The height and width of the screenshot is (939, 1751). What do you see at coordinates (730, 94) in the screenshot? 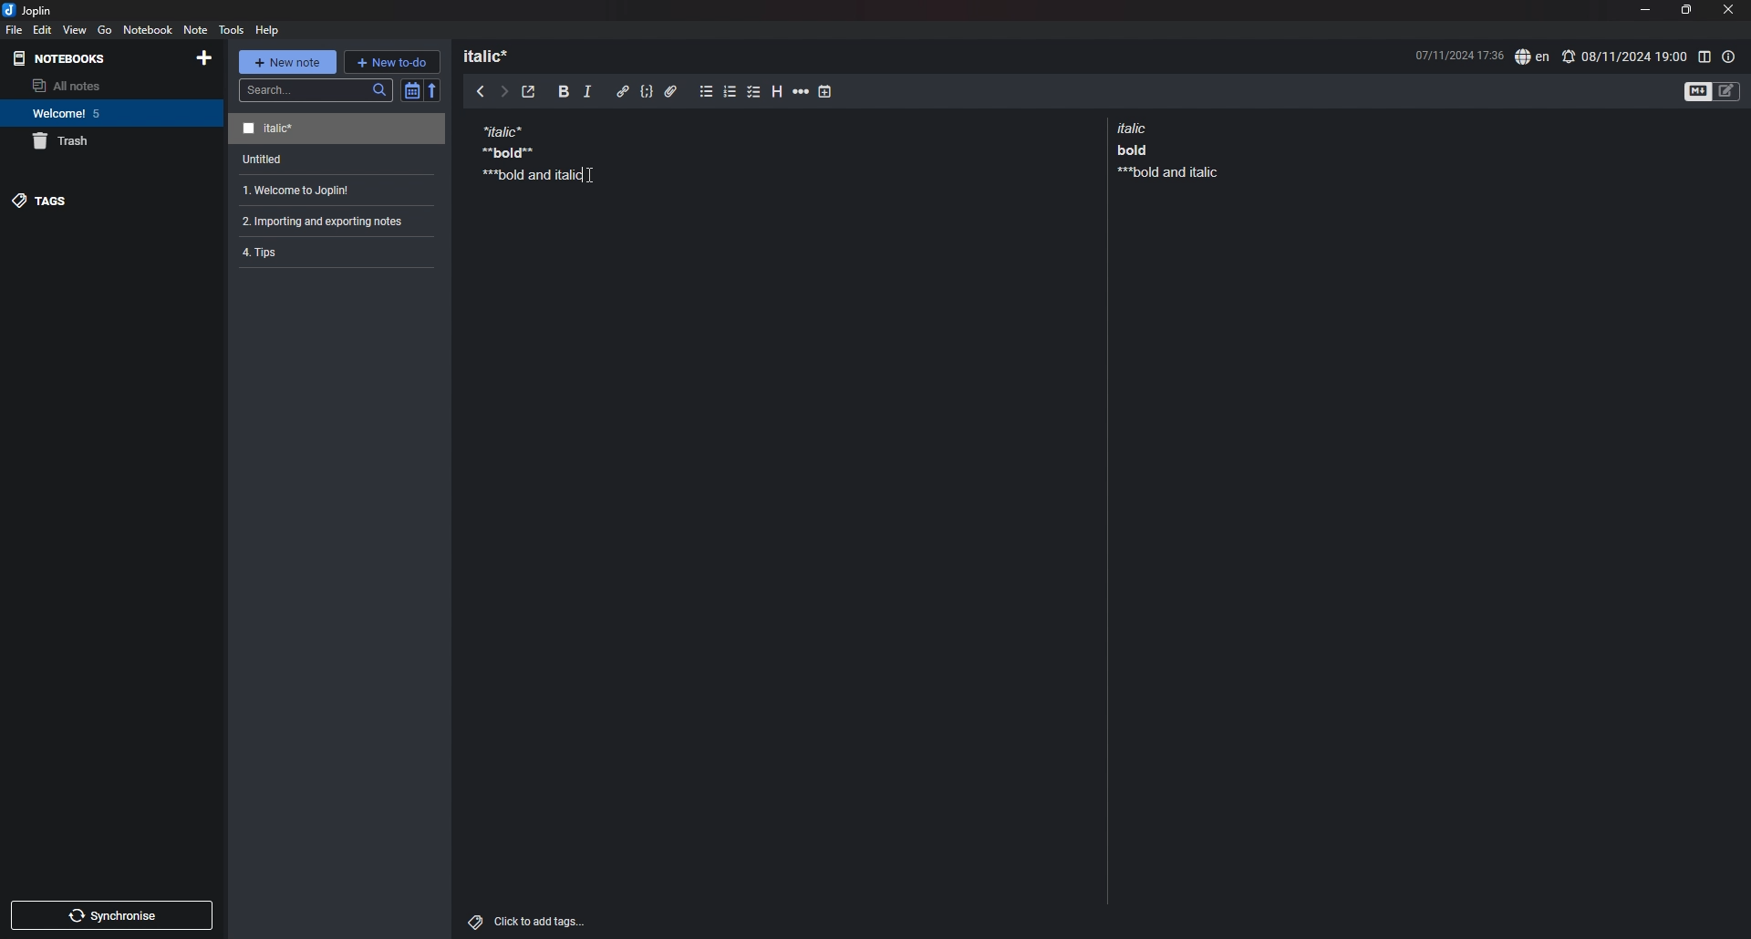
I see `numbered list` at bounding box center [730, 94].